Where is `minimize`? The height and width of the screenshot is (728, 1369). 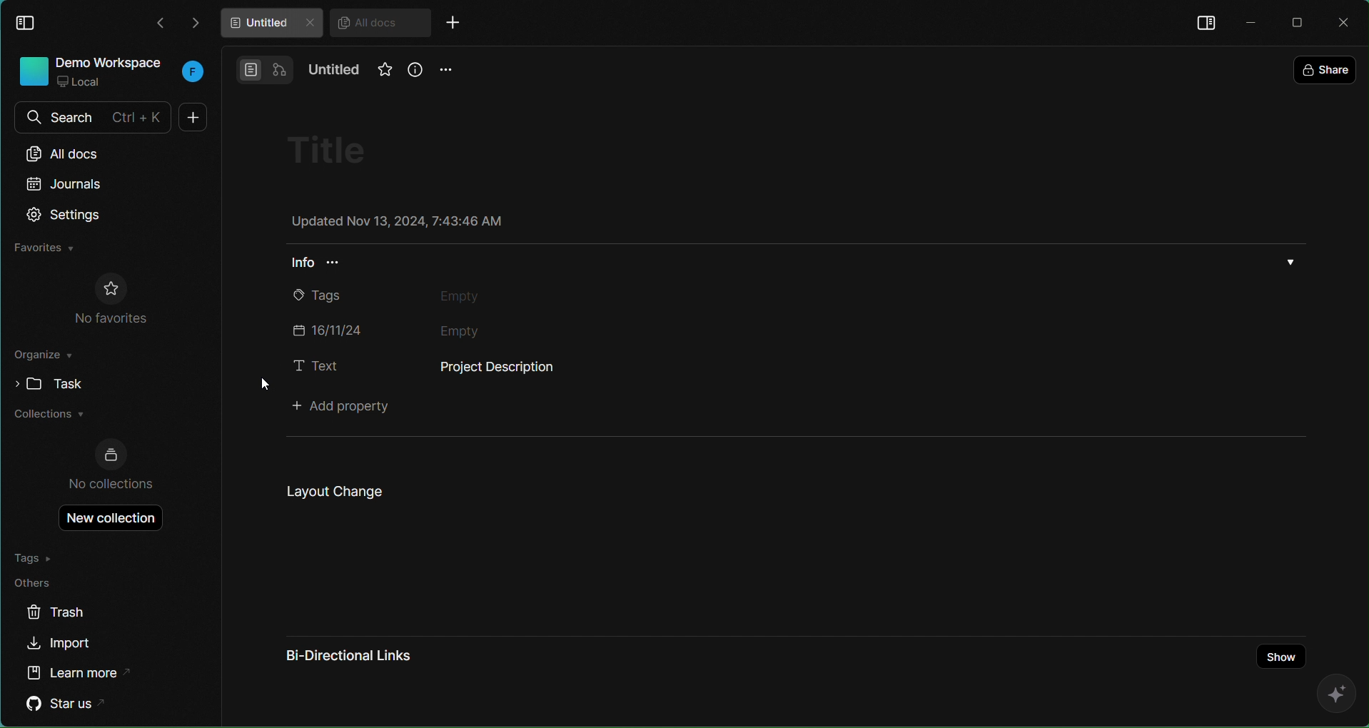 minimize is located at coordinates (1249, 20).